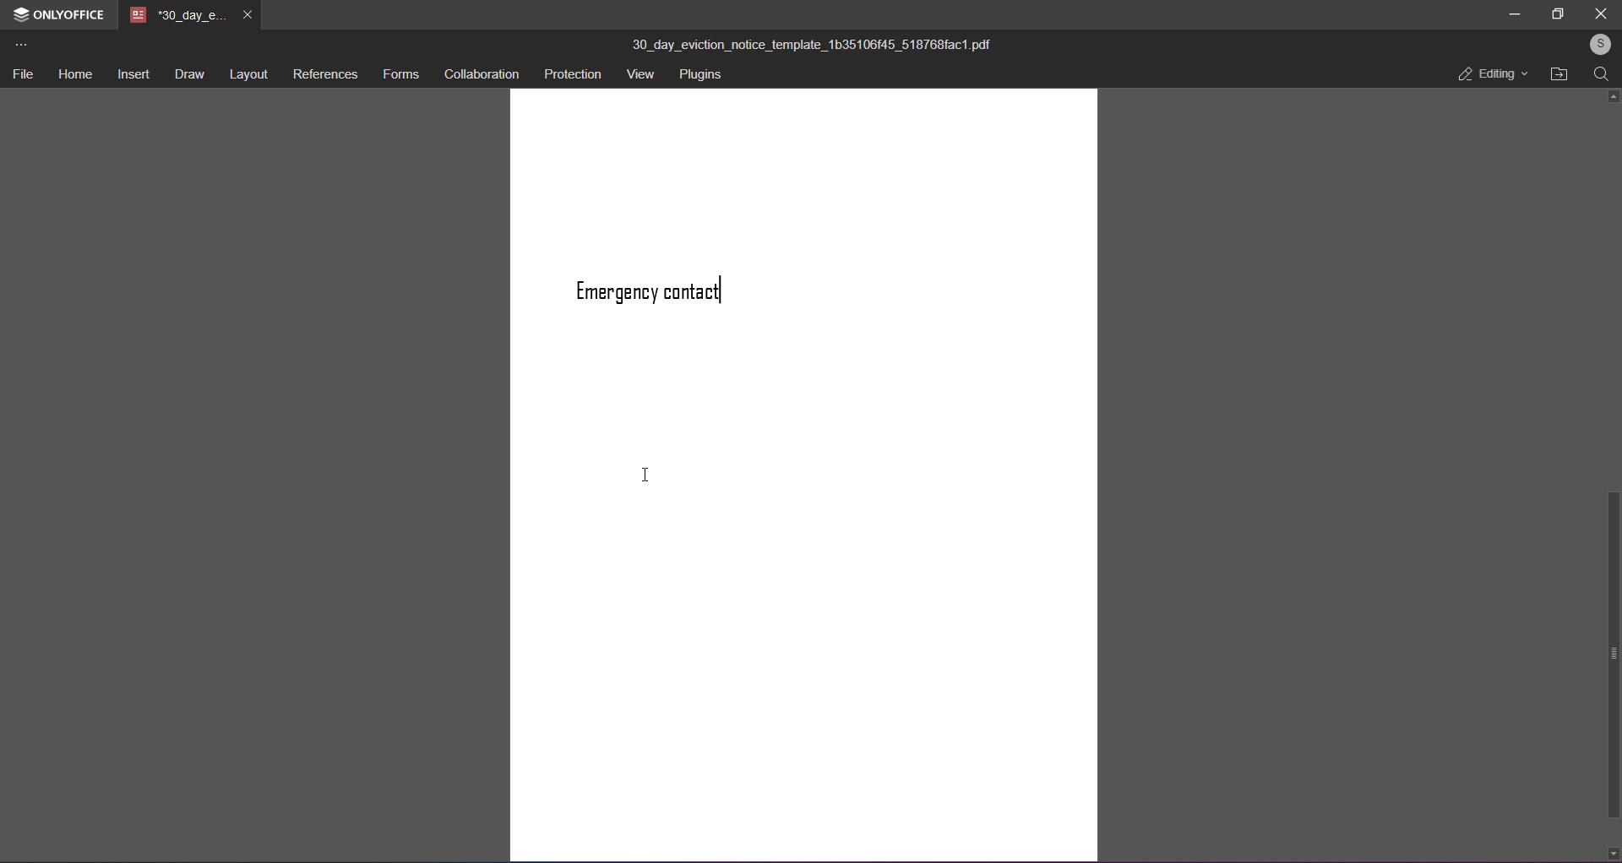 Image resolution: width=1622 pixels, height=863 pixels. Describe the element at coordinates (130, 77) in the screenshot. I see `insert` at that location.